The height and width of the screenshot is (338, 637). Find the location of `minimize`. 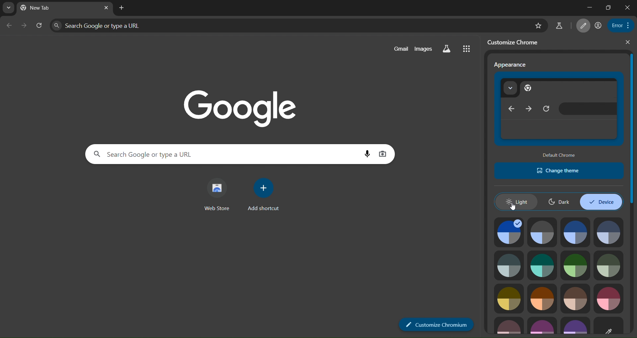

minimize is located at coordinates (588, 7).